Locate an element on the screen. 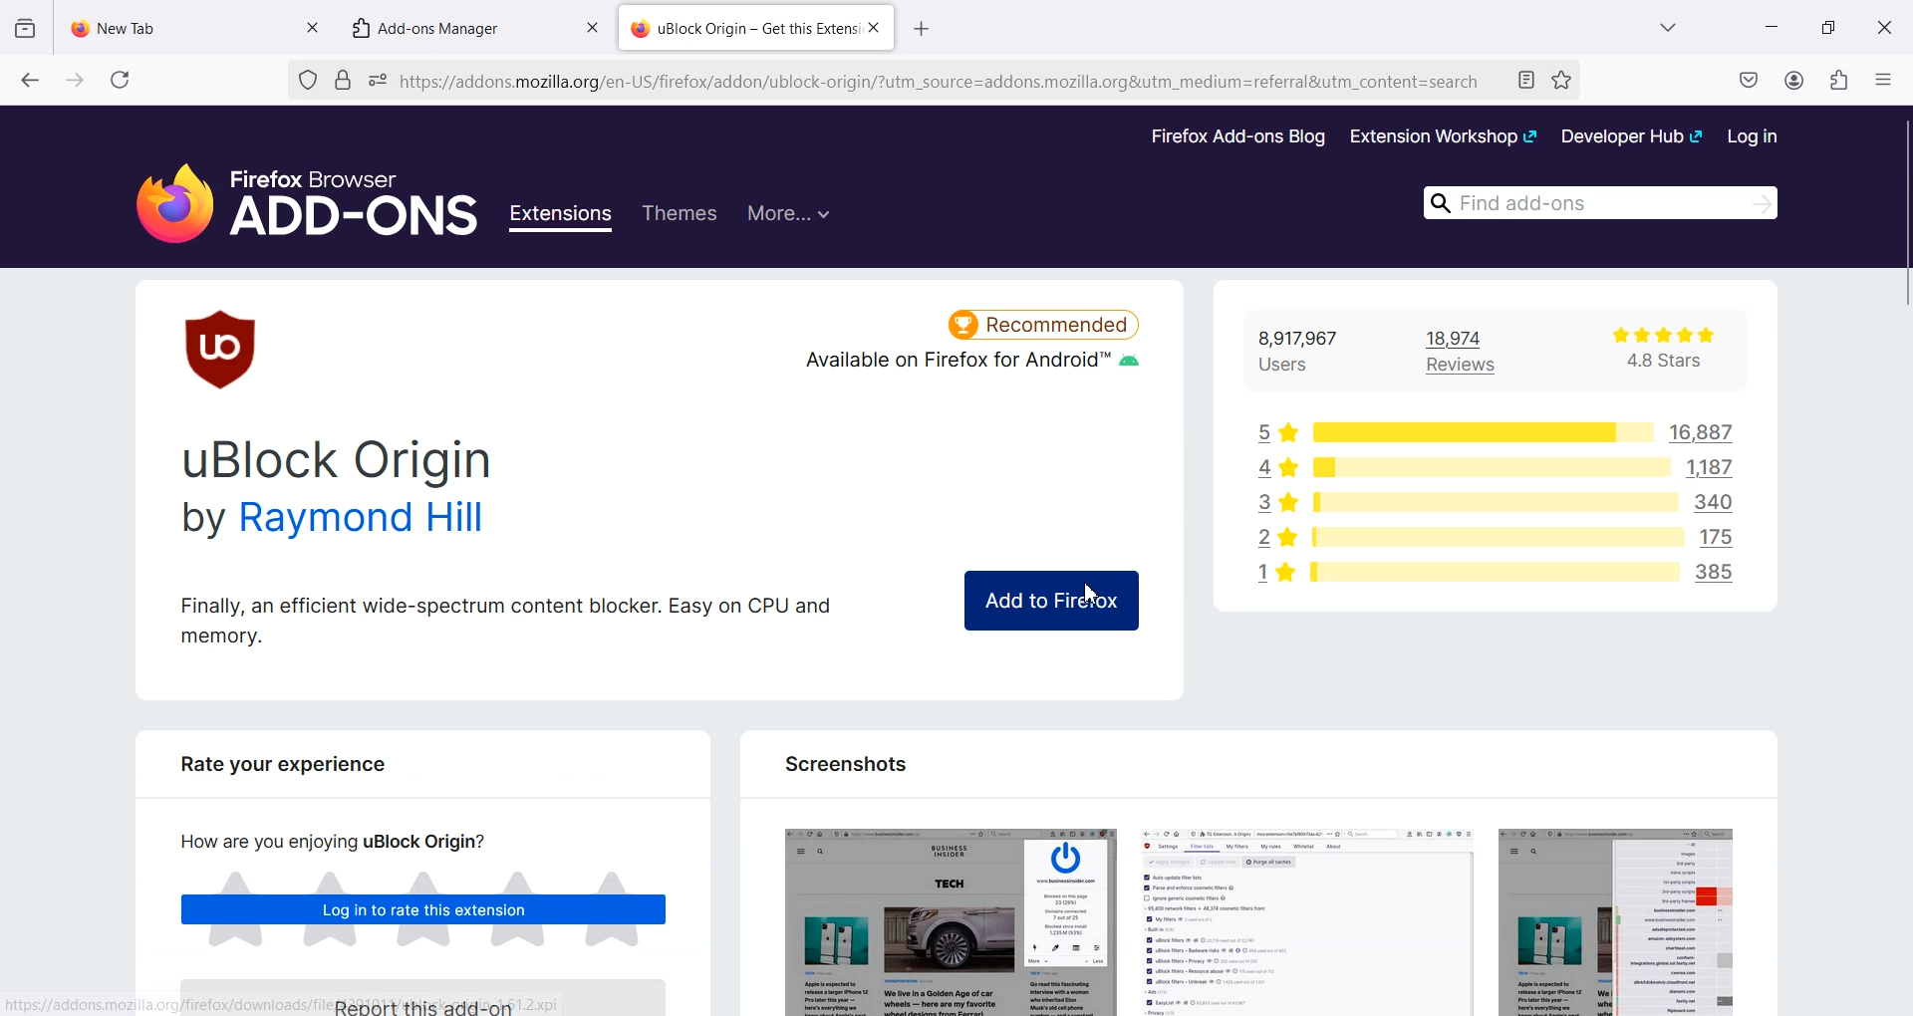 This screenshot has width=1913, height=1016. Extension Workshop is located at coordinates (1442, 136).